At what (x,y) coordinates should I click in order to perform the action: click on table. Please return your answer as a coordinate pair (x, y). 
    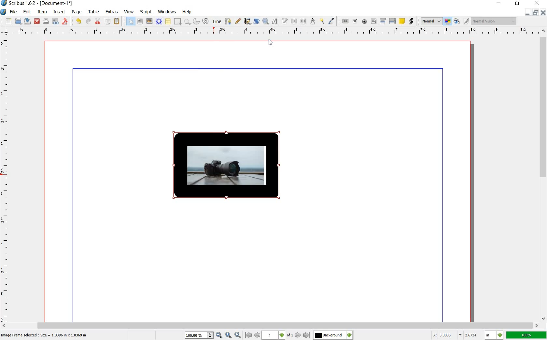
    Looking at the image, I should click on (167, 21).